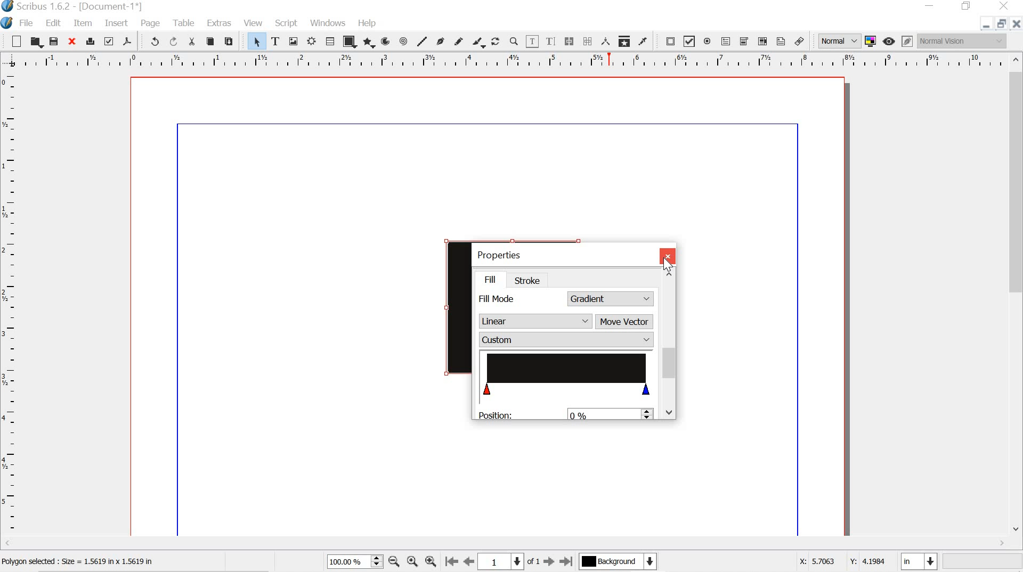 This screenshot has width=1023, height=572. Describe the element at coordinates (623, 40) in the screenshot. I see `copy item properties` at that location.